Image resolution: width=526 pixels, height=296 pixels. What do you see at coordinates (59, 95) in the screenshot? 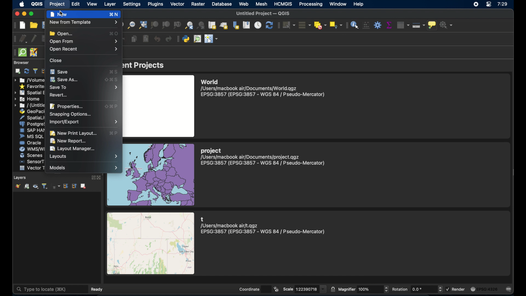
I see `revert` at bounding box center [59, 95].